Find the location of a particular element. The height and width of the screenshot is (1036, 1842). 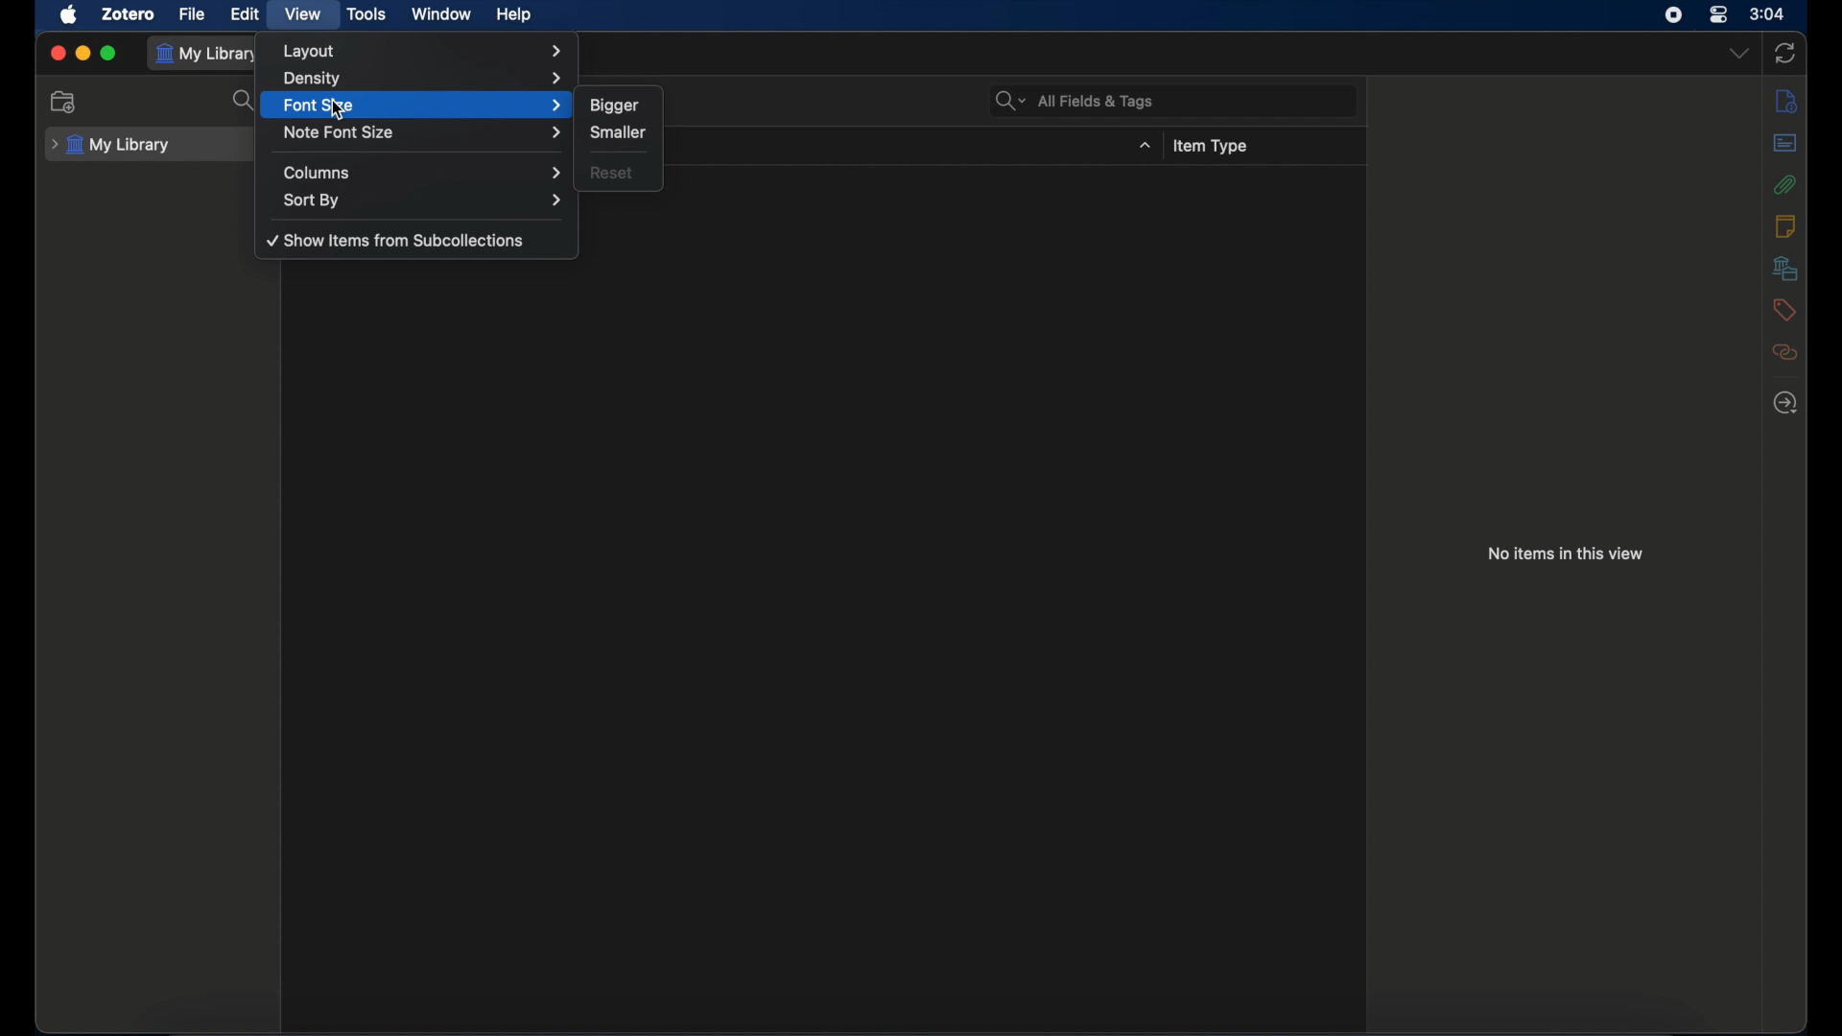

reset is located at coordinates (612, 173).